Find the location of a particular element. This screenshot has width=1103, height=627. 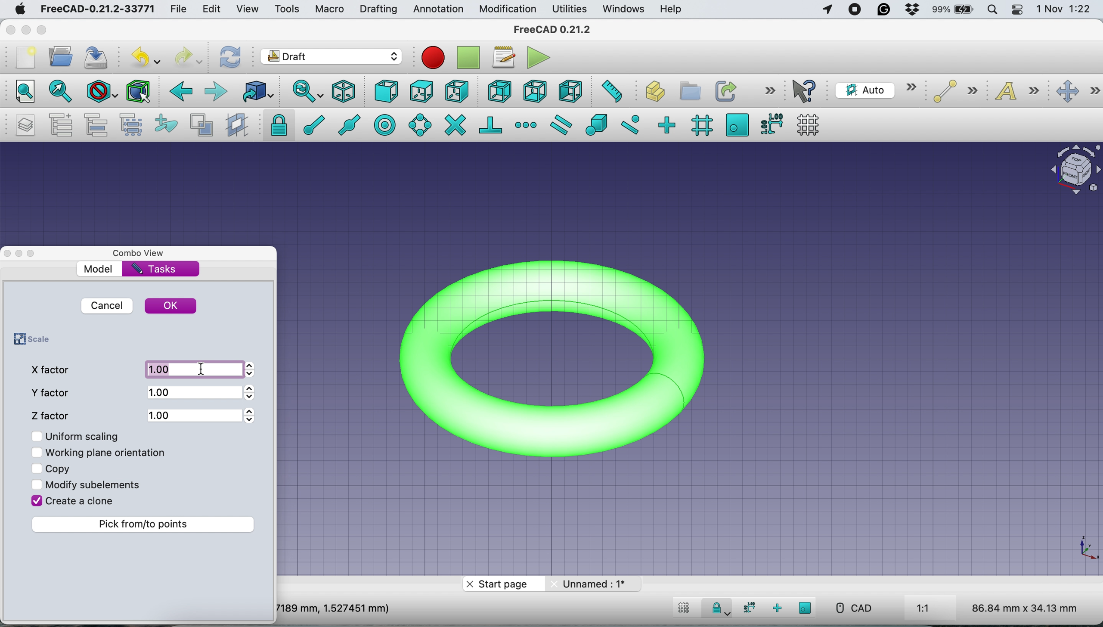

1.00 is located at coordinates (194, 413).